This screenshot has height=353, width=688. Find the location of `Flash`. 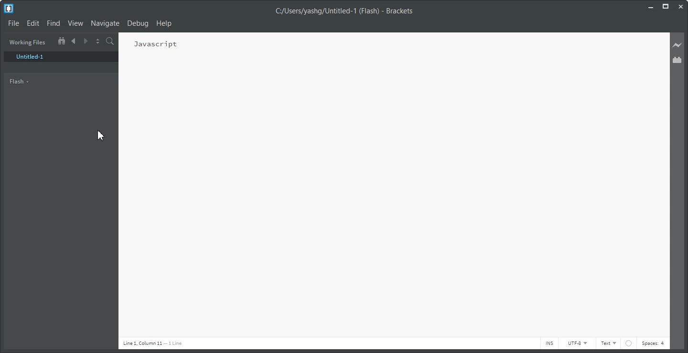

Flash is located at coordinates (18, 81).